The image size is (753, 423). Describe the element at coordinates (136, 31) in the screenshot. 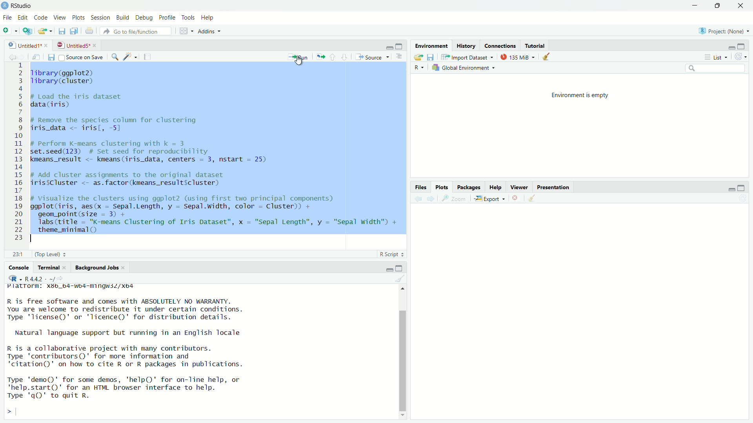

I see `go to file/function` at that location.